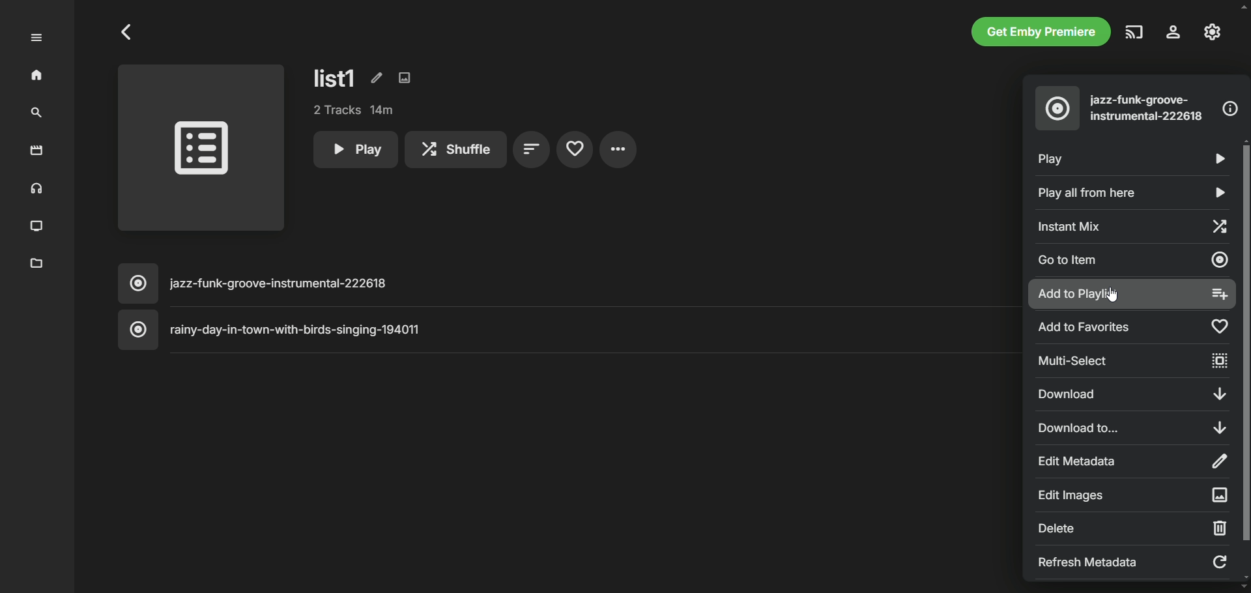 This screenshot has height=593, width=1251. What do you see at coordinates (375, 77) in the screenshot?
I see `edit metadata` at bounding box center [375, 77].